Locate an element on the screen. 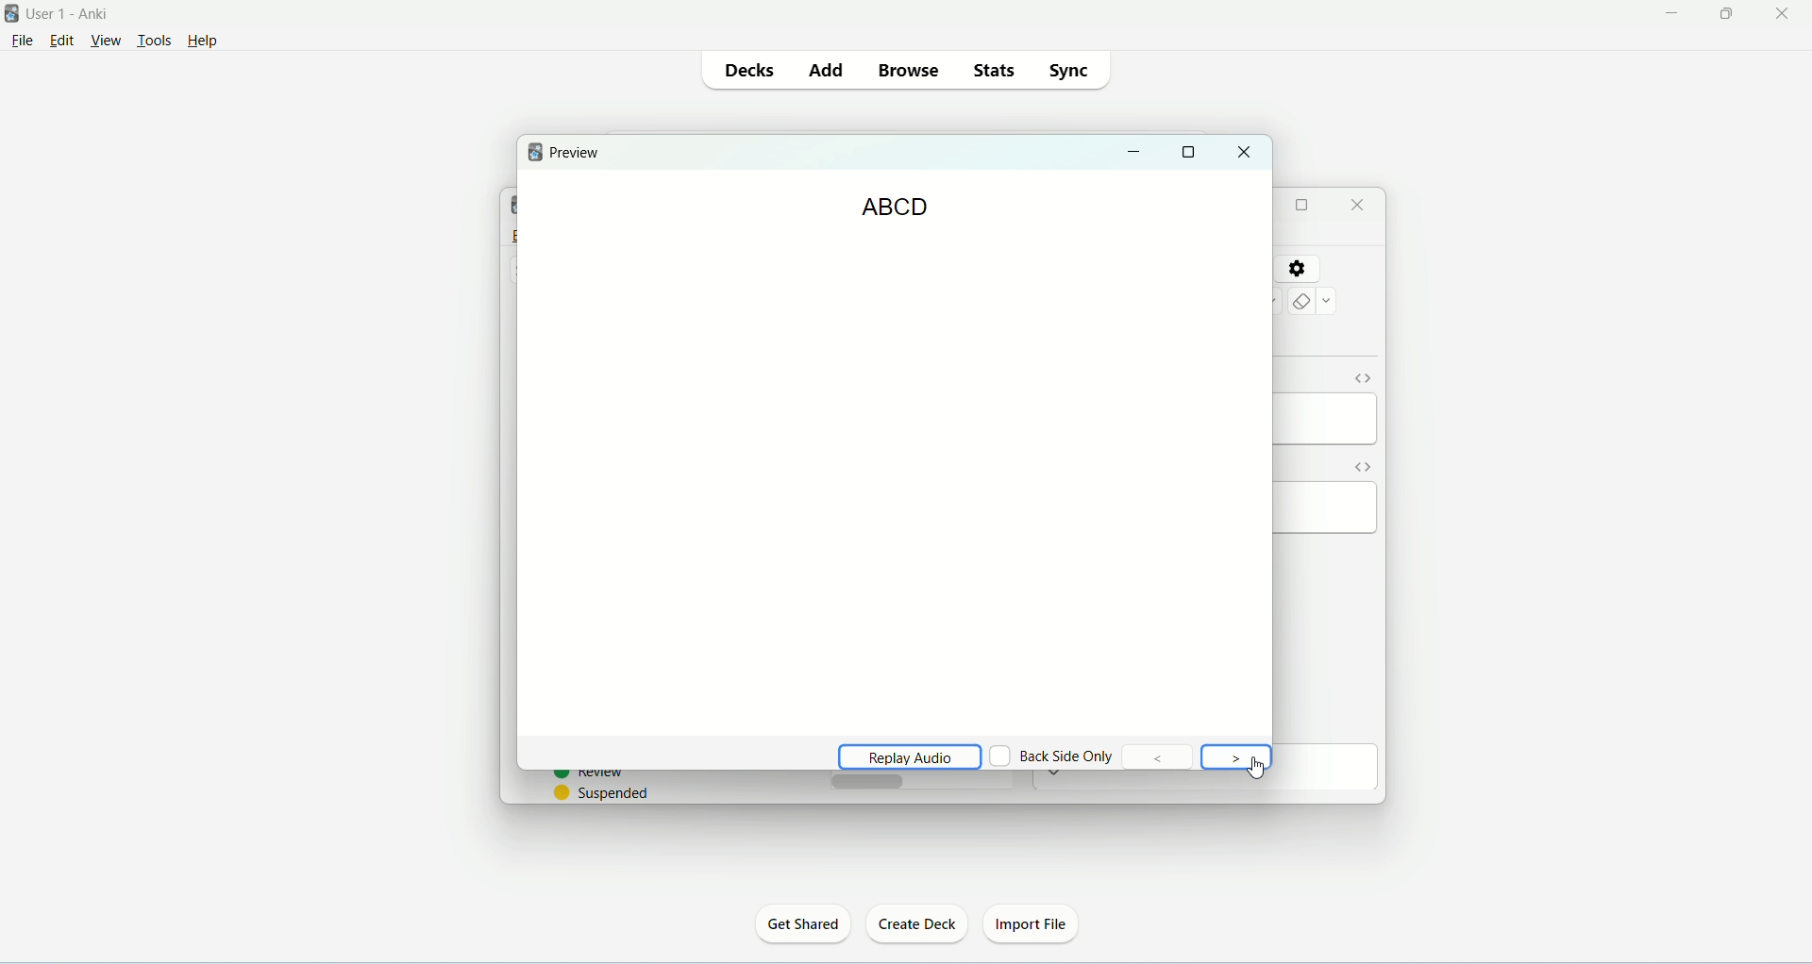  tools is located at coordinates (154, 42).